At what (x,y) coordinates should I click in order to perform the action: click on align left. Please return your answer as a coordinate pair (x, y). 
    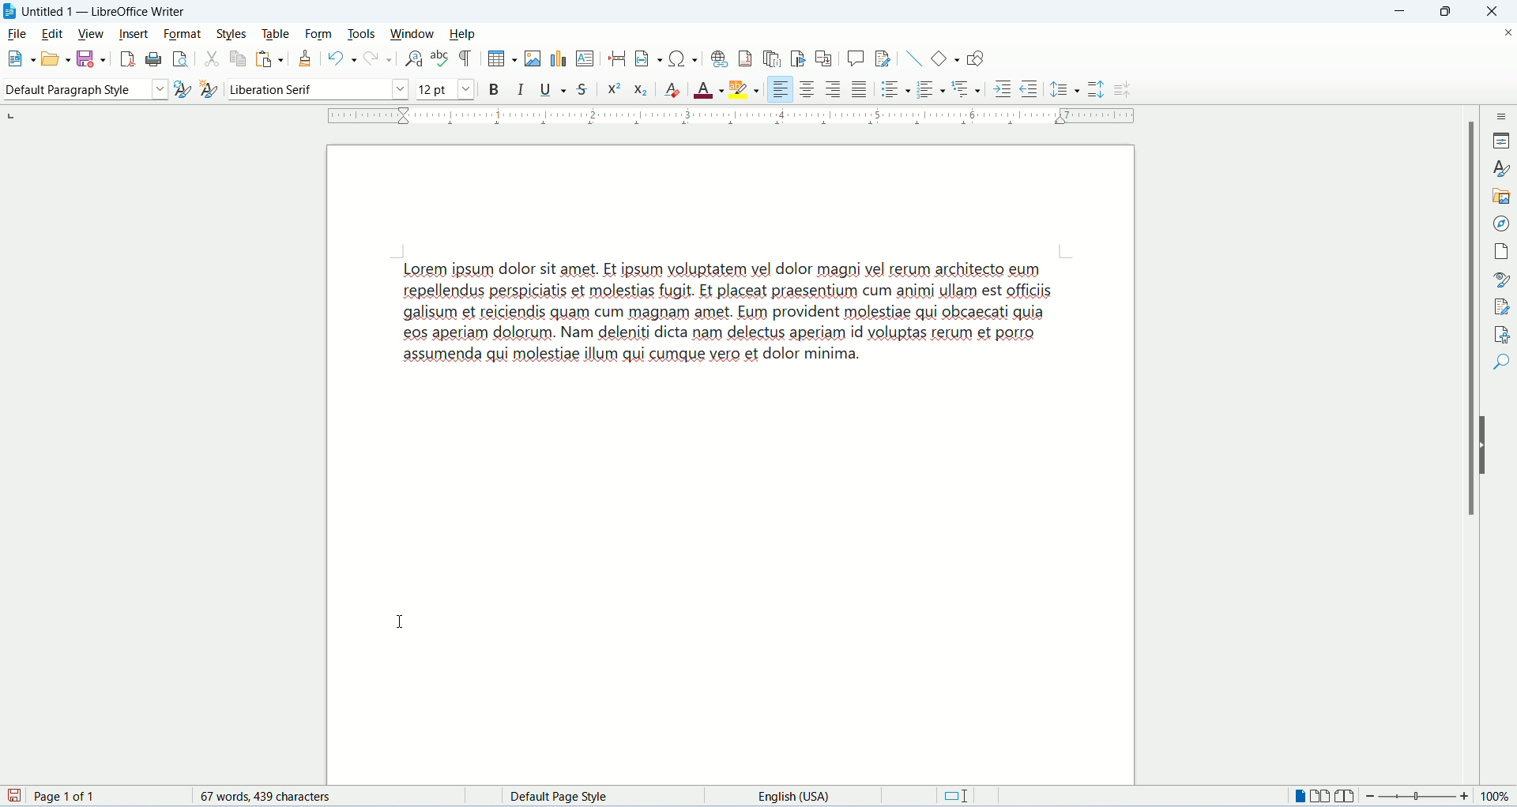
    Looking at the image, I should click on (778, 88).